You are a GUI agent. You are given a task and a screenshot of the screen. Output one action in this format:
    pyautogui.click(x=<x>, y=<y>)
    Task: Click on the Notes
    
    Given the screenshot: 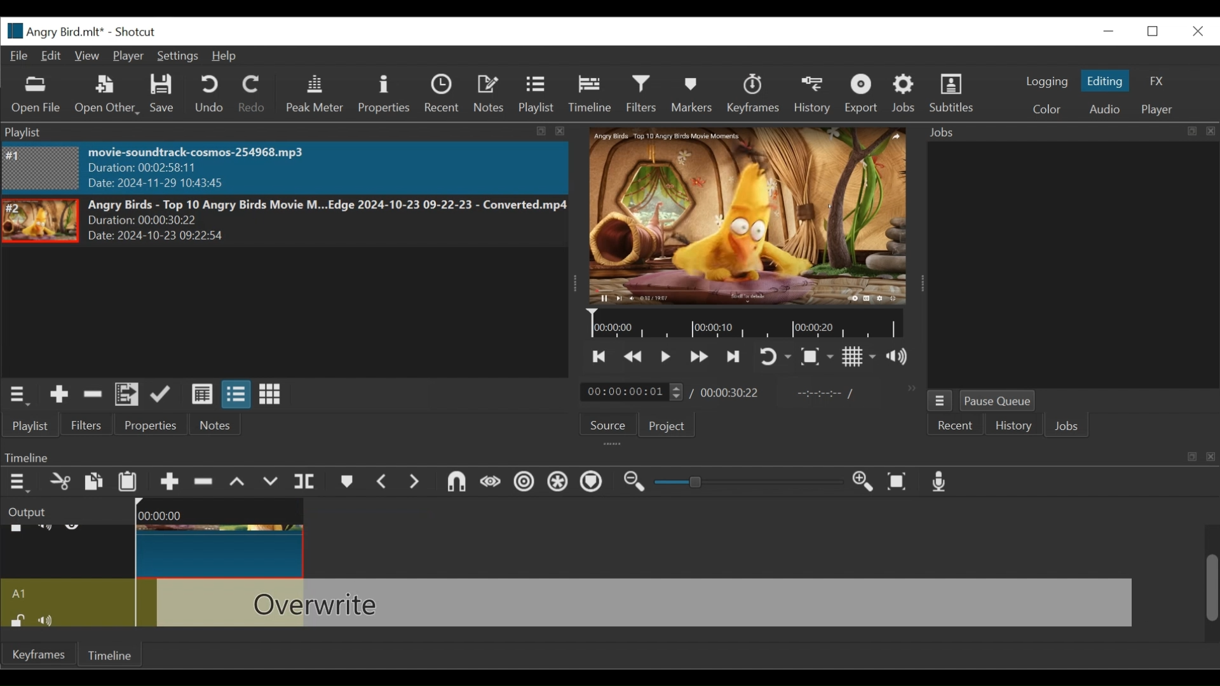 What is the action you would take?
    pyautogui.click(x=487, y=93)
    